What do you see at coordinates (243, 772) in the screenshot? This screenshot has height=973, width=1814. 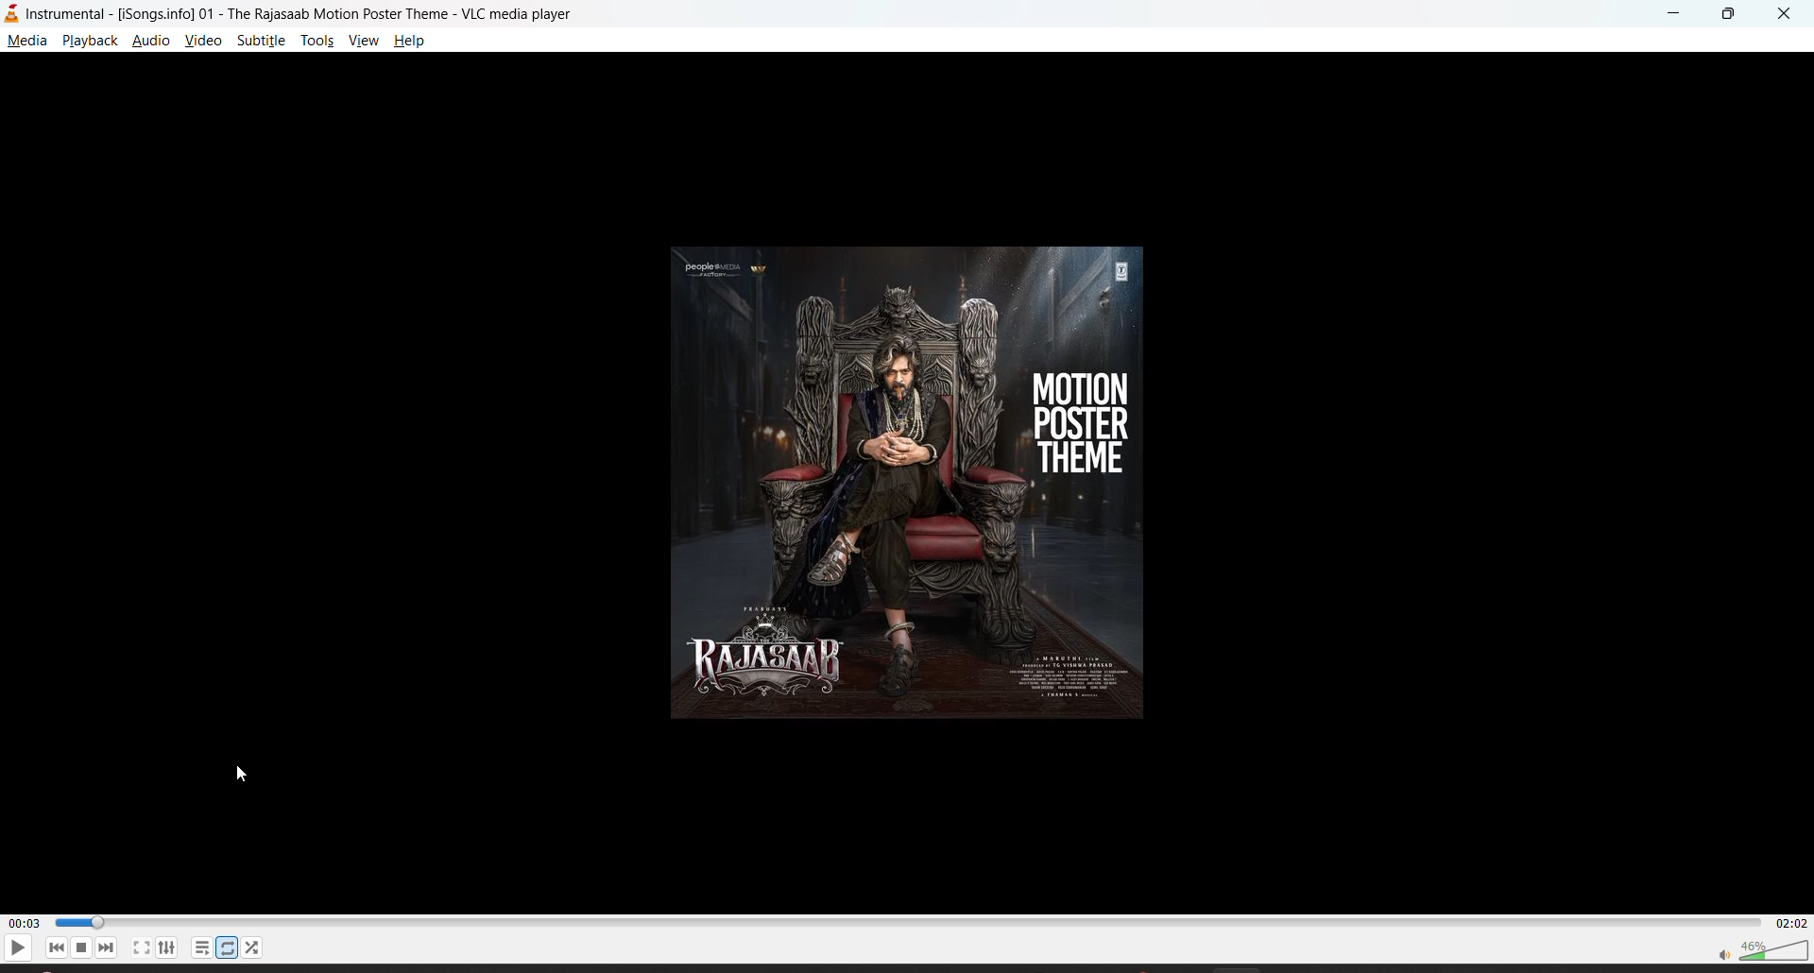 I see `cursor` at bounding box center [243, 772].